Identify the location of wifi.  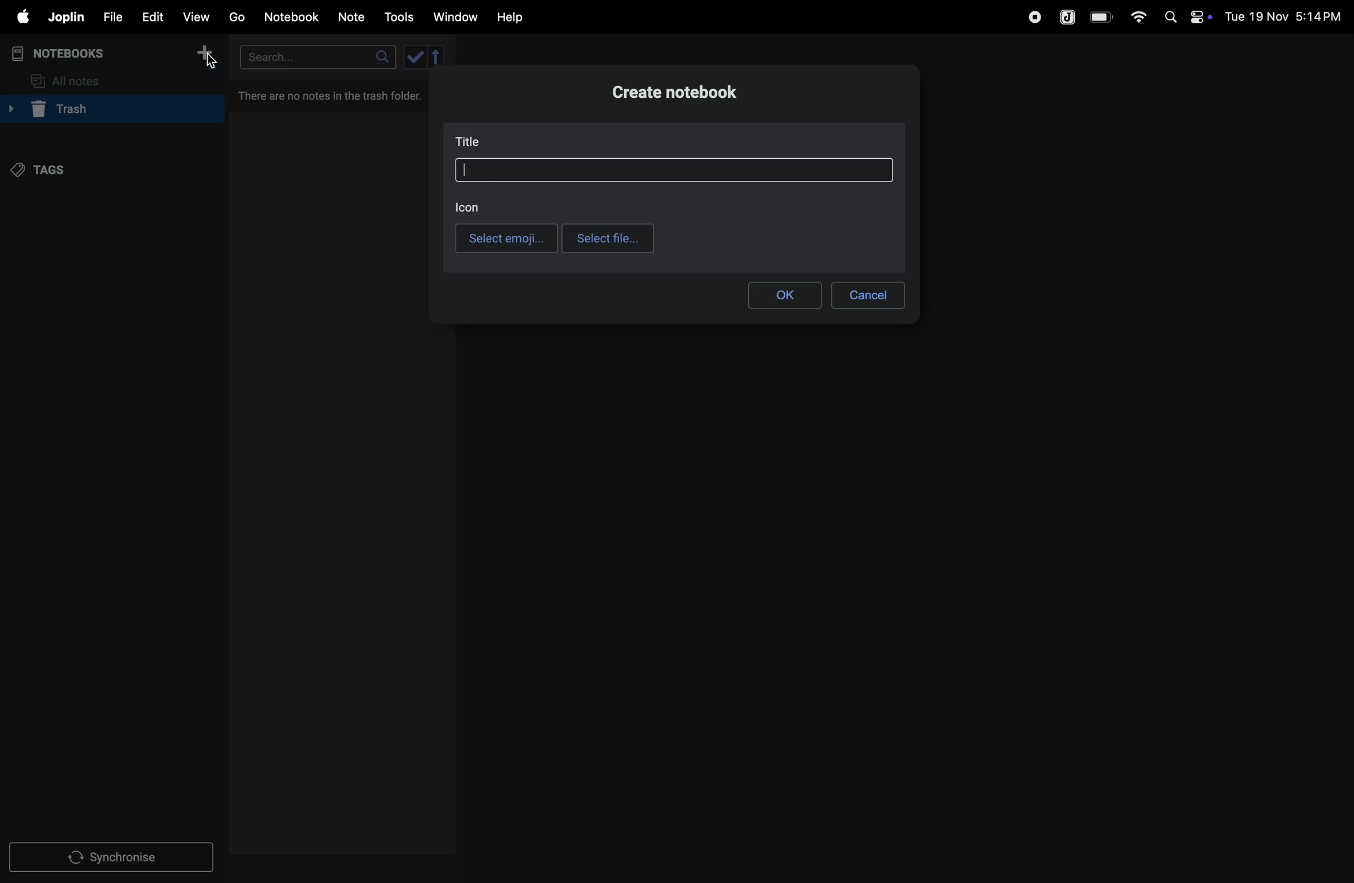
(1135, 16).